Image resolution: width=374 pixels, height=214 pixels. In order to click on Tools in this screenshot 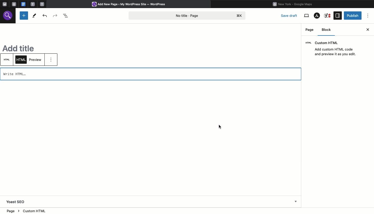, I will do `click(34, 16)`.